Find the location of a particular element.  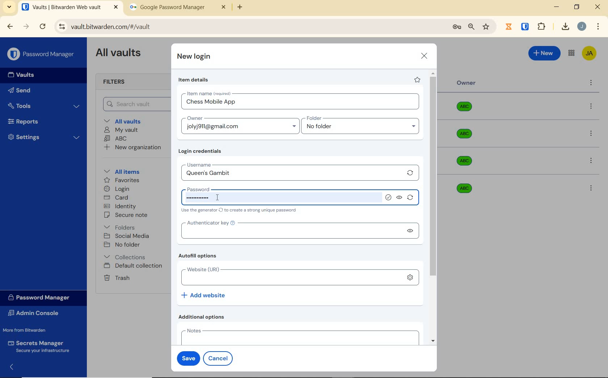

add new tab is located at coordinates (245, 9).